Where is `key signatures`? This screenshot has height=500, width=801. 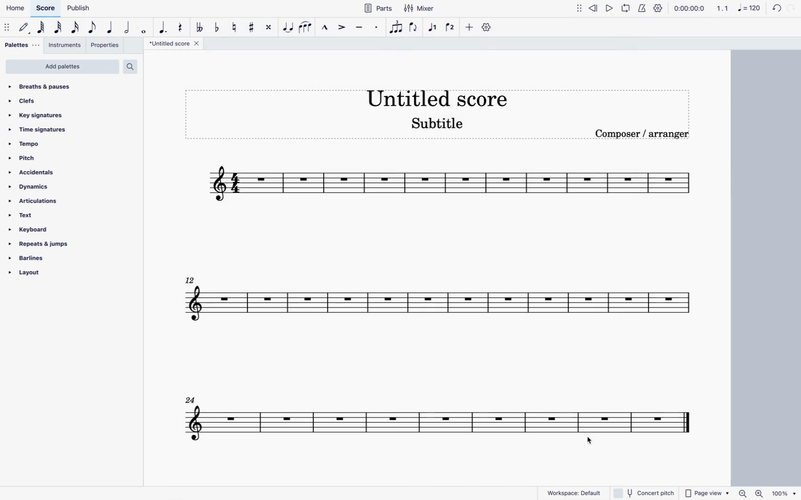 key signatures is located at coordinates (40, 115).